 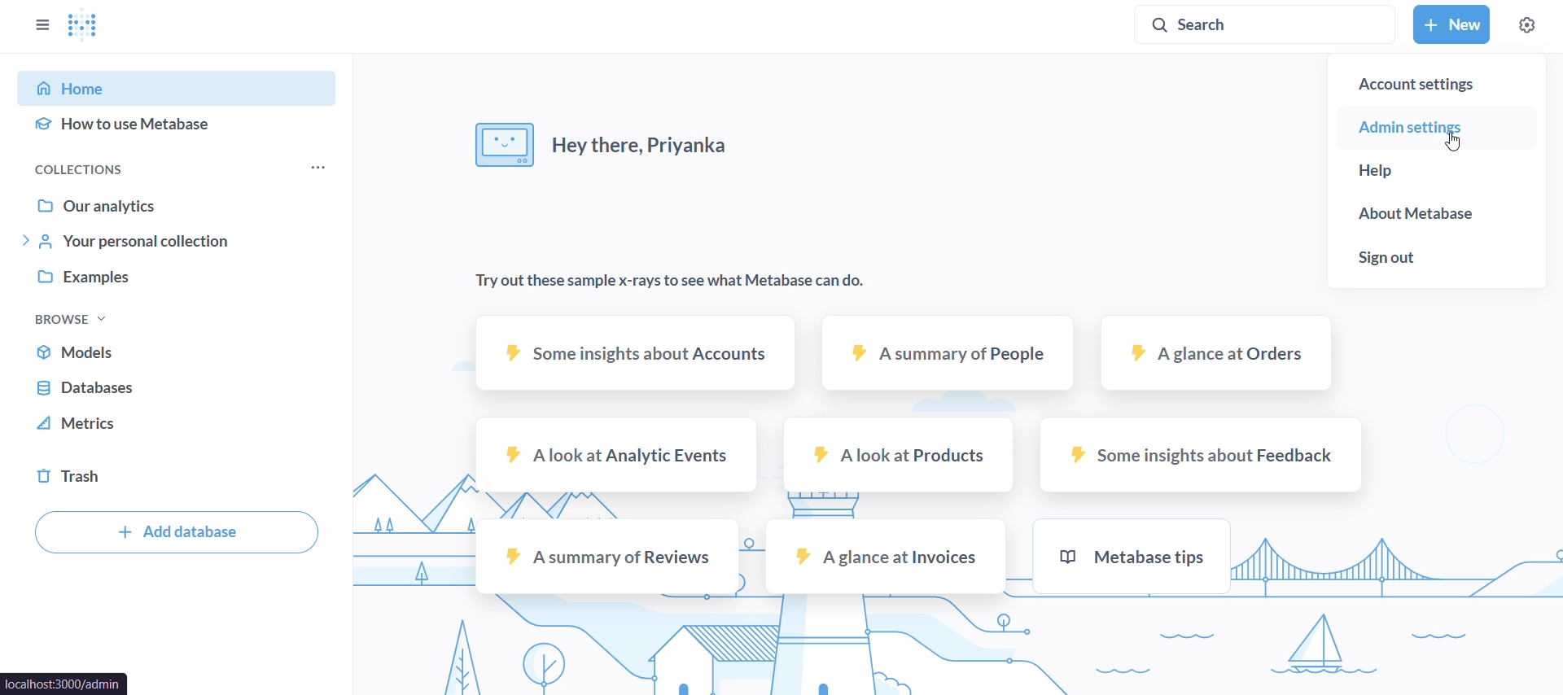 What do you see at coordinates (897, 454) in the screenshot?
I see `a look at products` at bounding box center [897, 454].